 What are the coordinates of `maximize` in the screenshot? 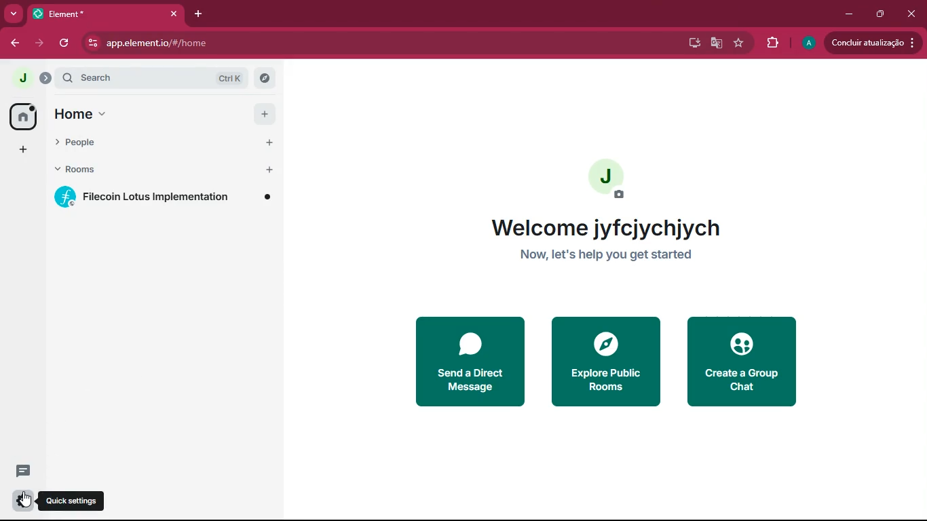 It's located at (882, 15).